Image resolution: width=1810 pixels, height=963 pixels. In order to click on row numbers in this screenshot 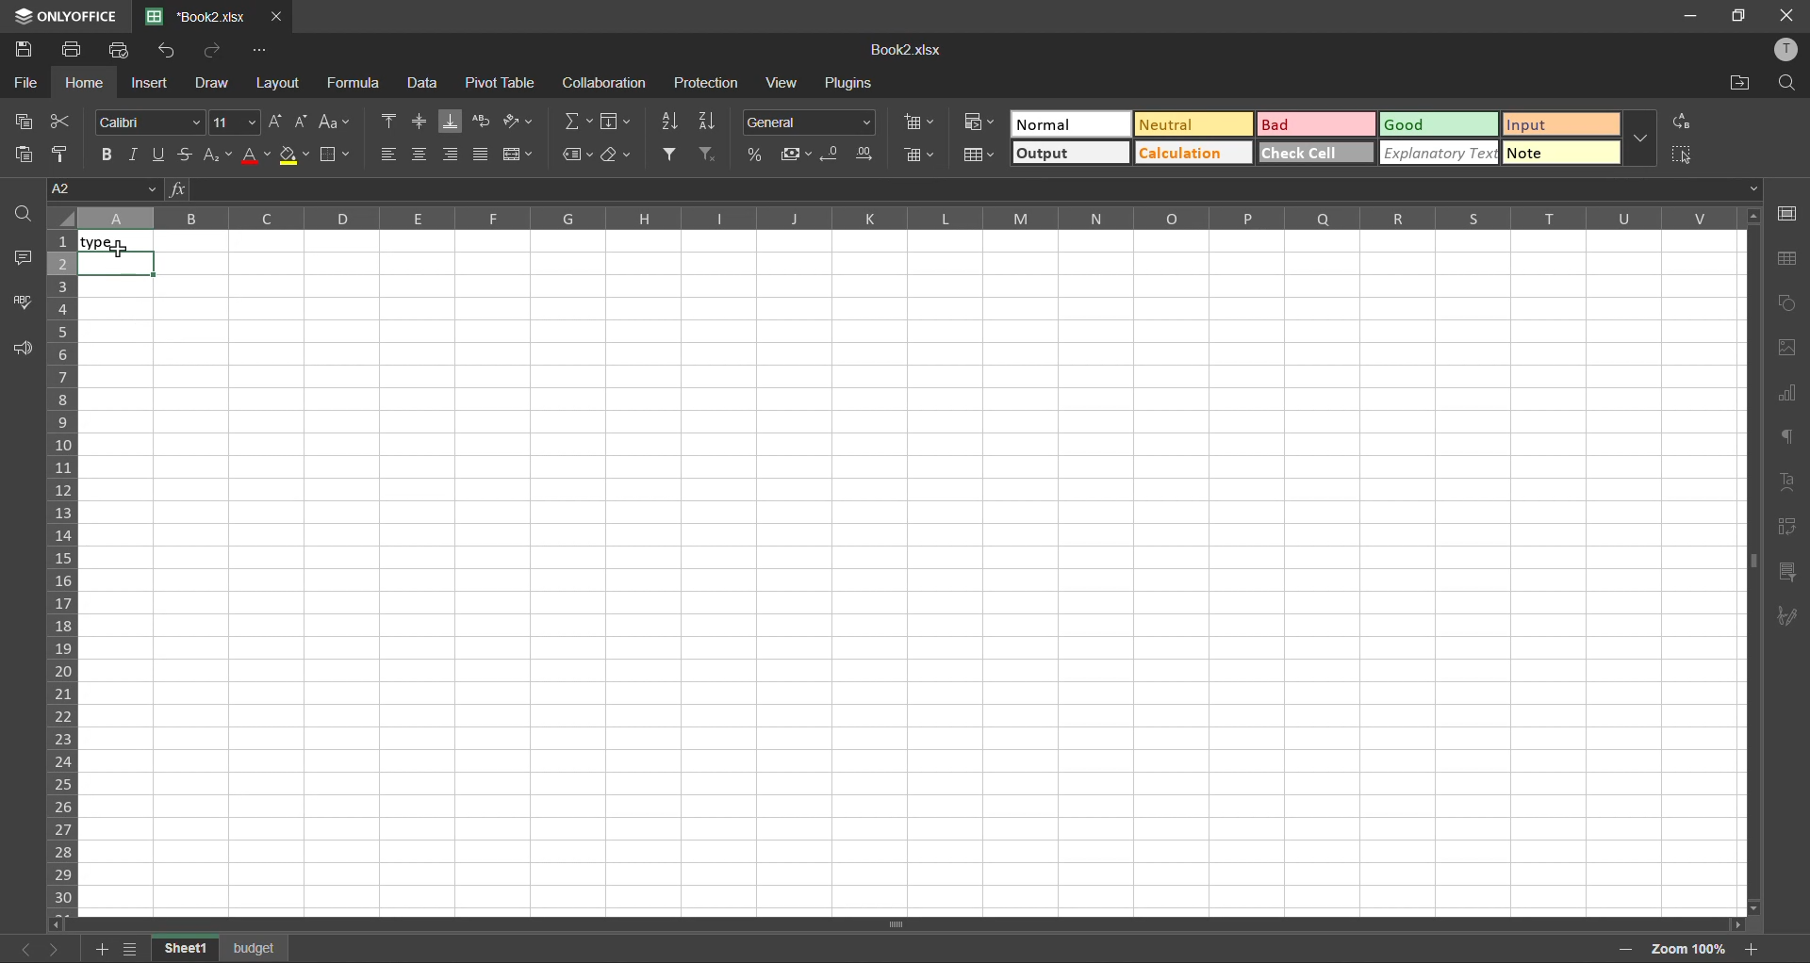, I will do `click(61, 569)`.